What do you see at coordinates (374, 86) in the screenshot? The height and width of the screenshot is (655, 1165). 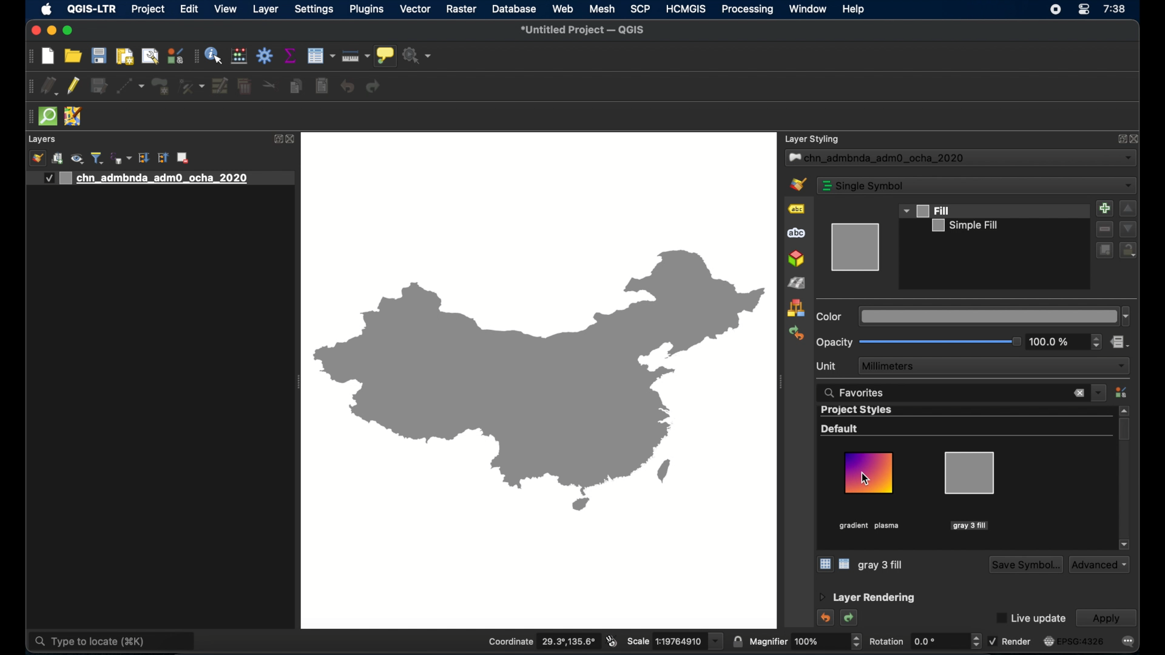 I see `redo` at bounding box center [374, 86].